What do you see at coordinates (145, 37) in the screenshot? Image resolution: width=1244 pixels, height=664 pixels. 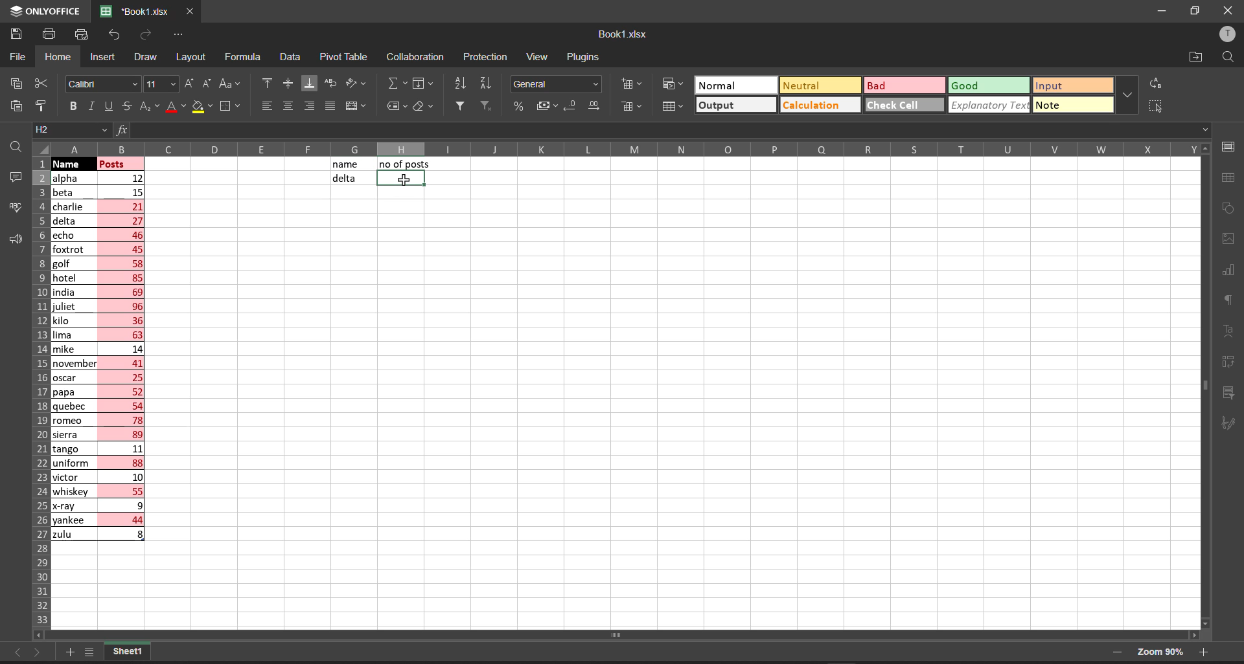 I see `redo` at bounding box center [145, 37].